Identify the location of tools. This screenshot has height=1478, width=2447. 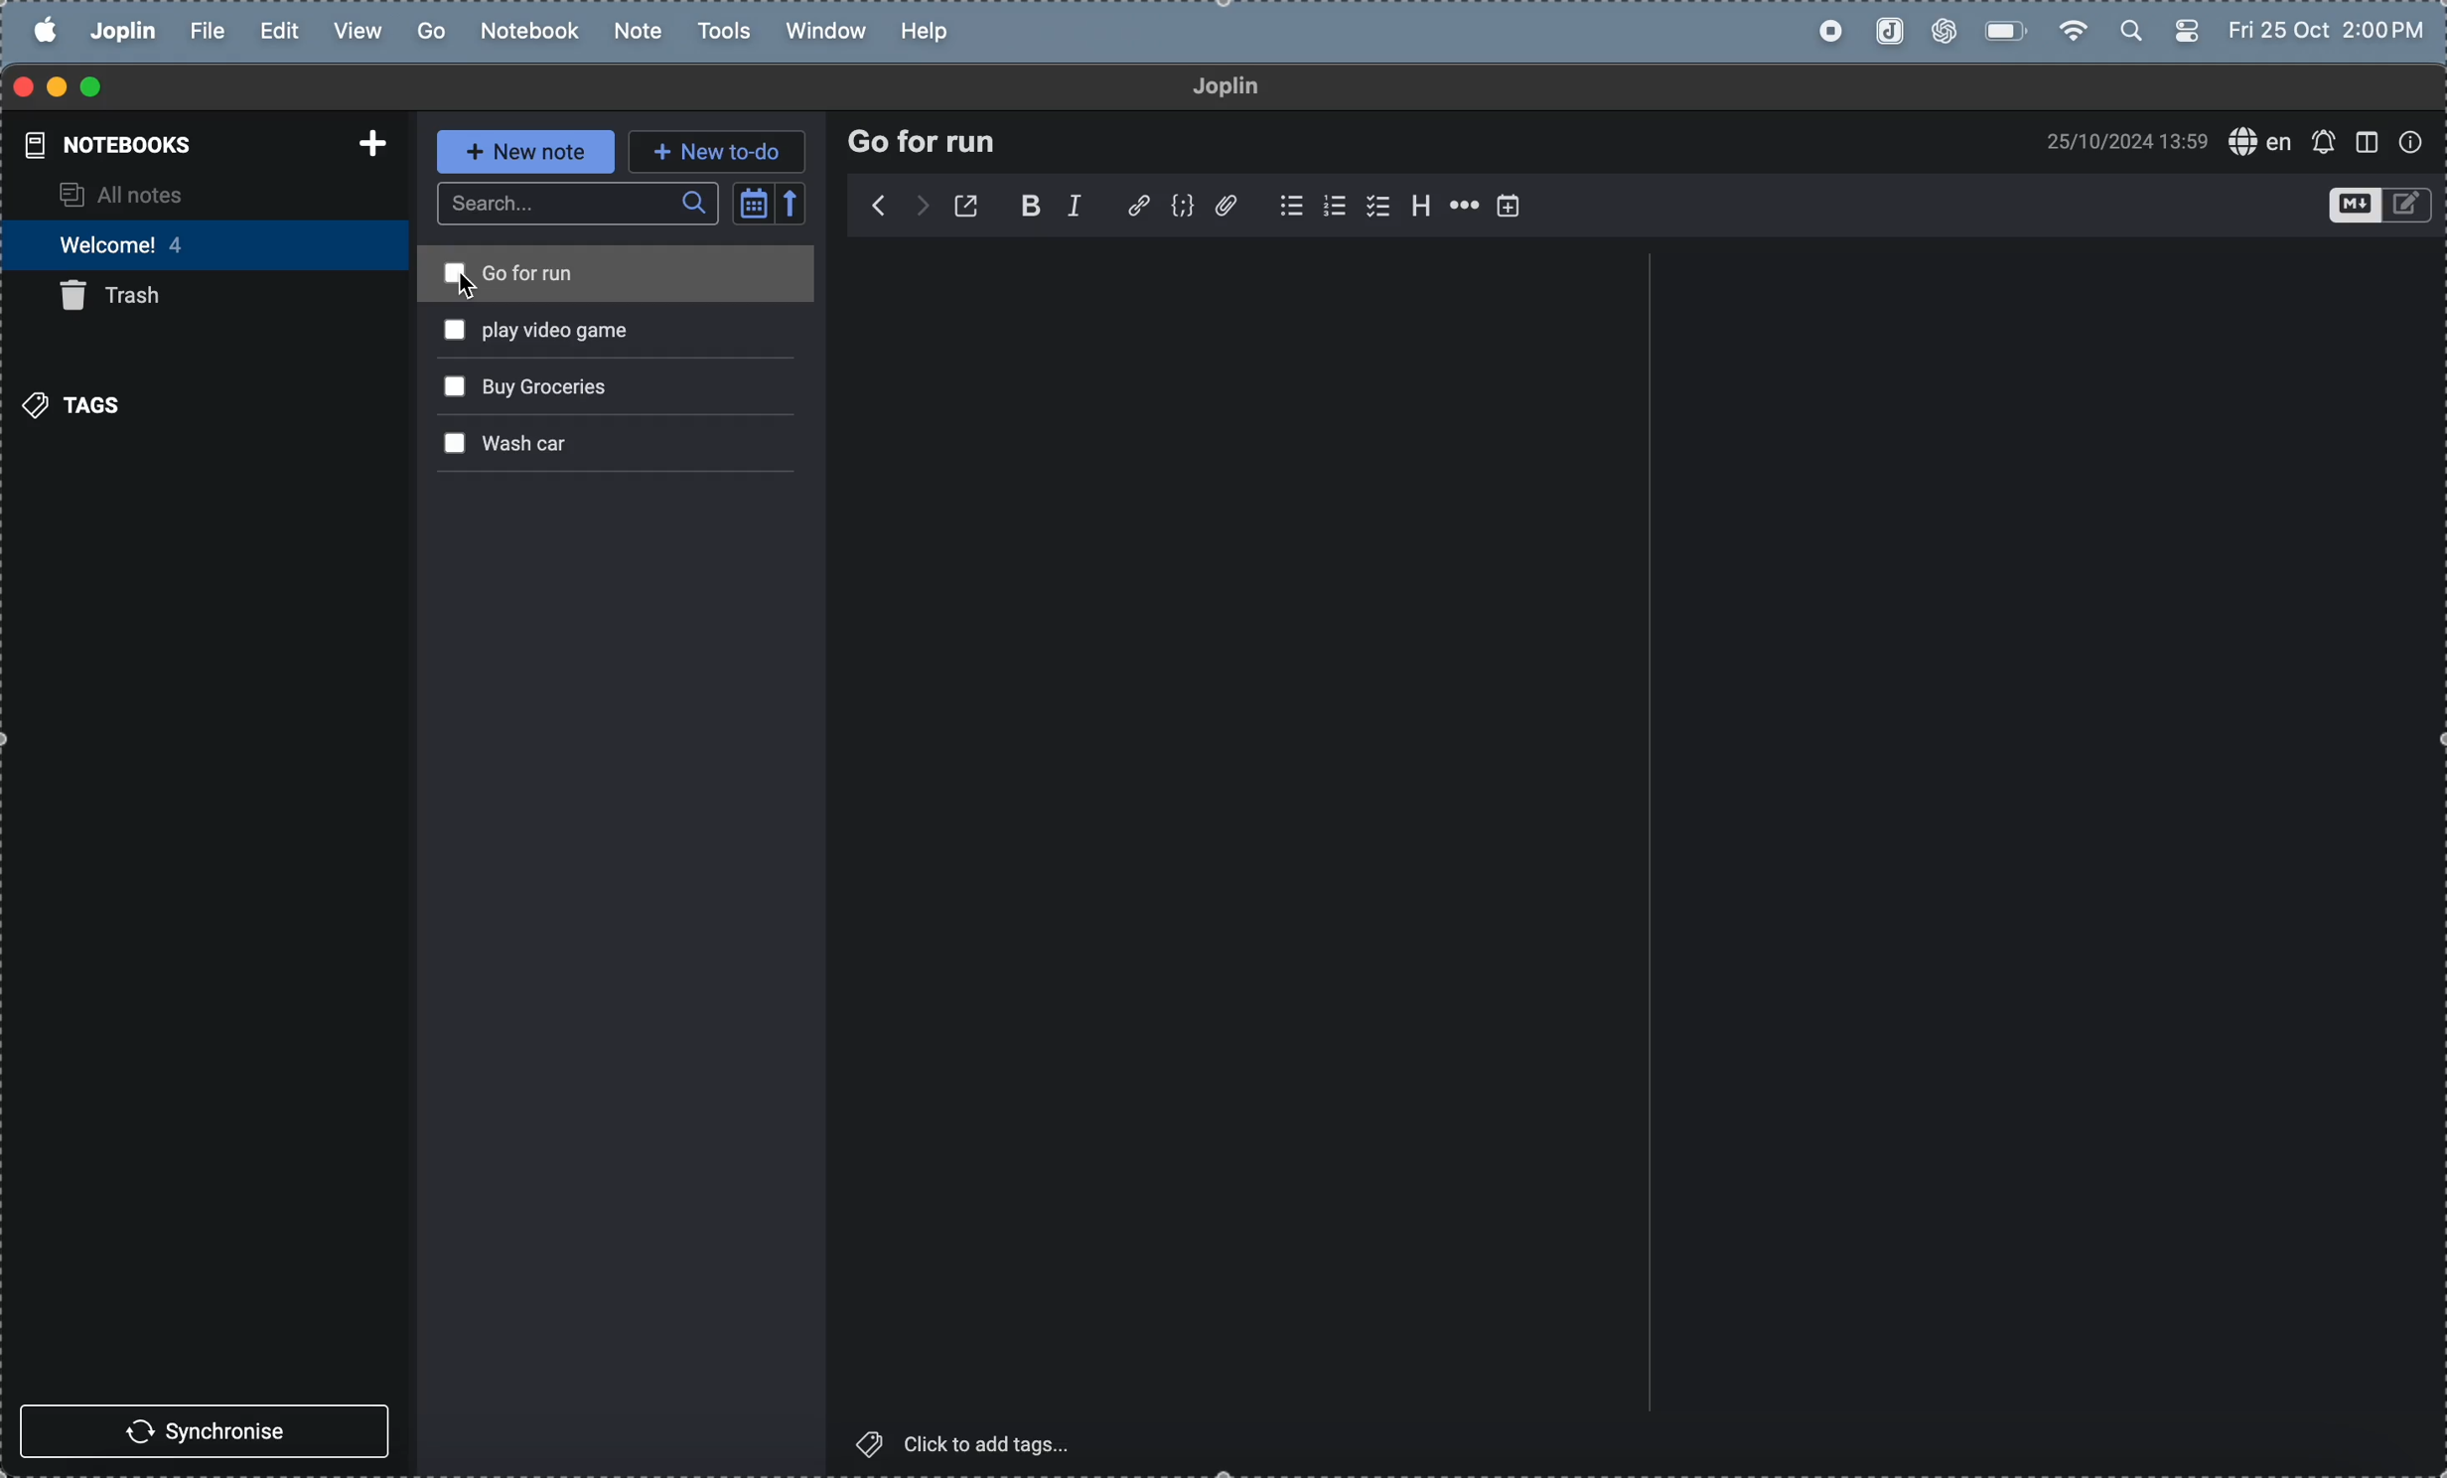
(724, 31).